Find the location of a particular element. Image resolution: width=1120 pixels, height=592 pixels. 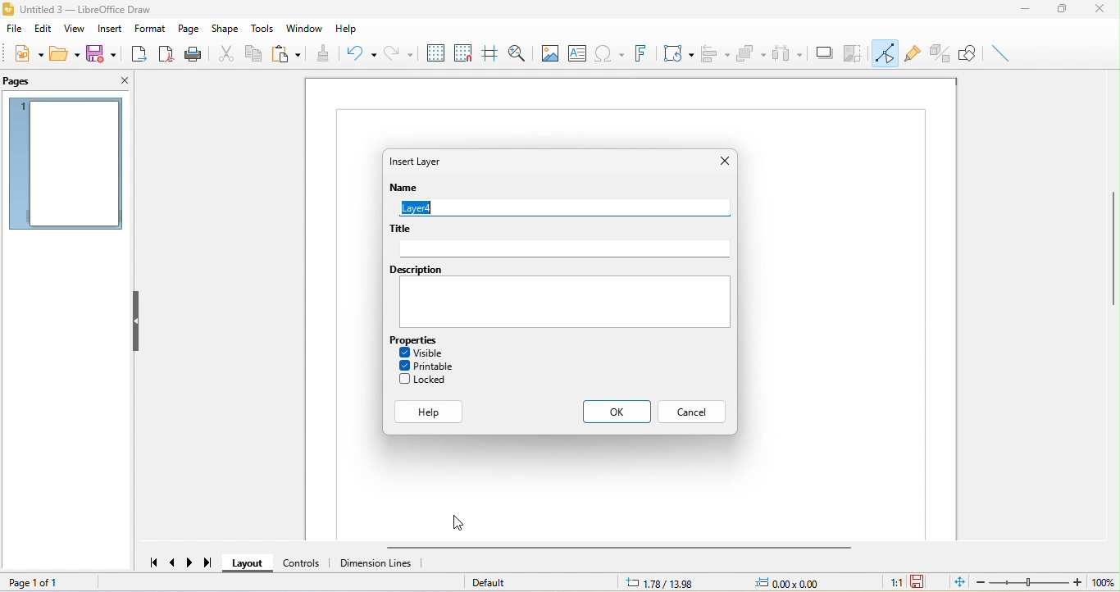

display to grid is located at coordinates (436, 52).